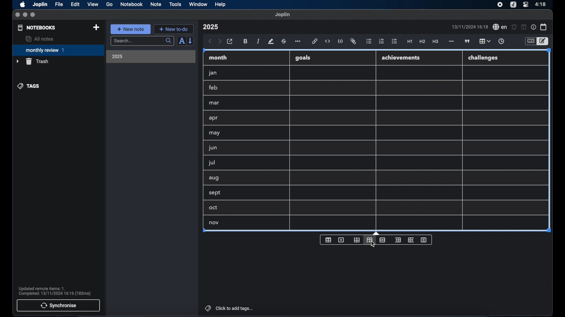 The height and width of the screenshot is (317, 565). I want to click on inline code, so click(328, 41).